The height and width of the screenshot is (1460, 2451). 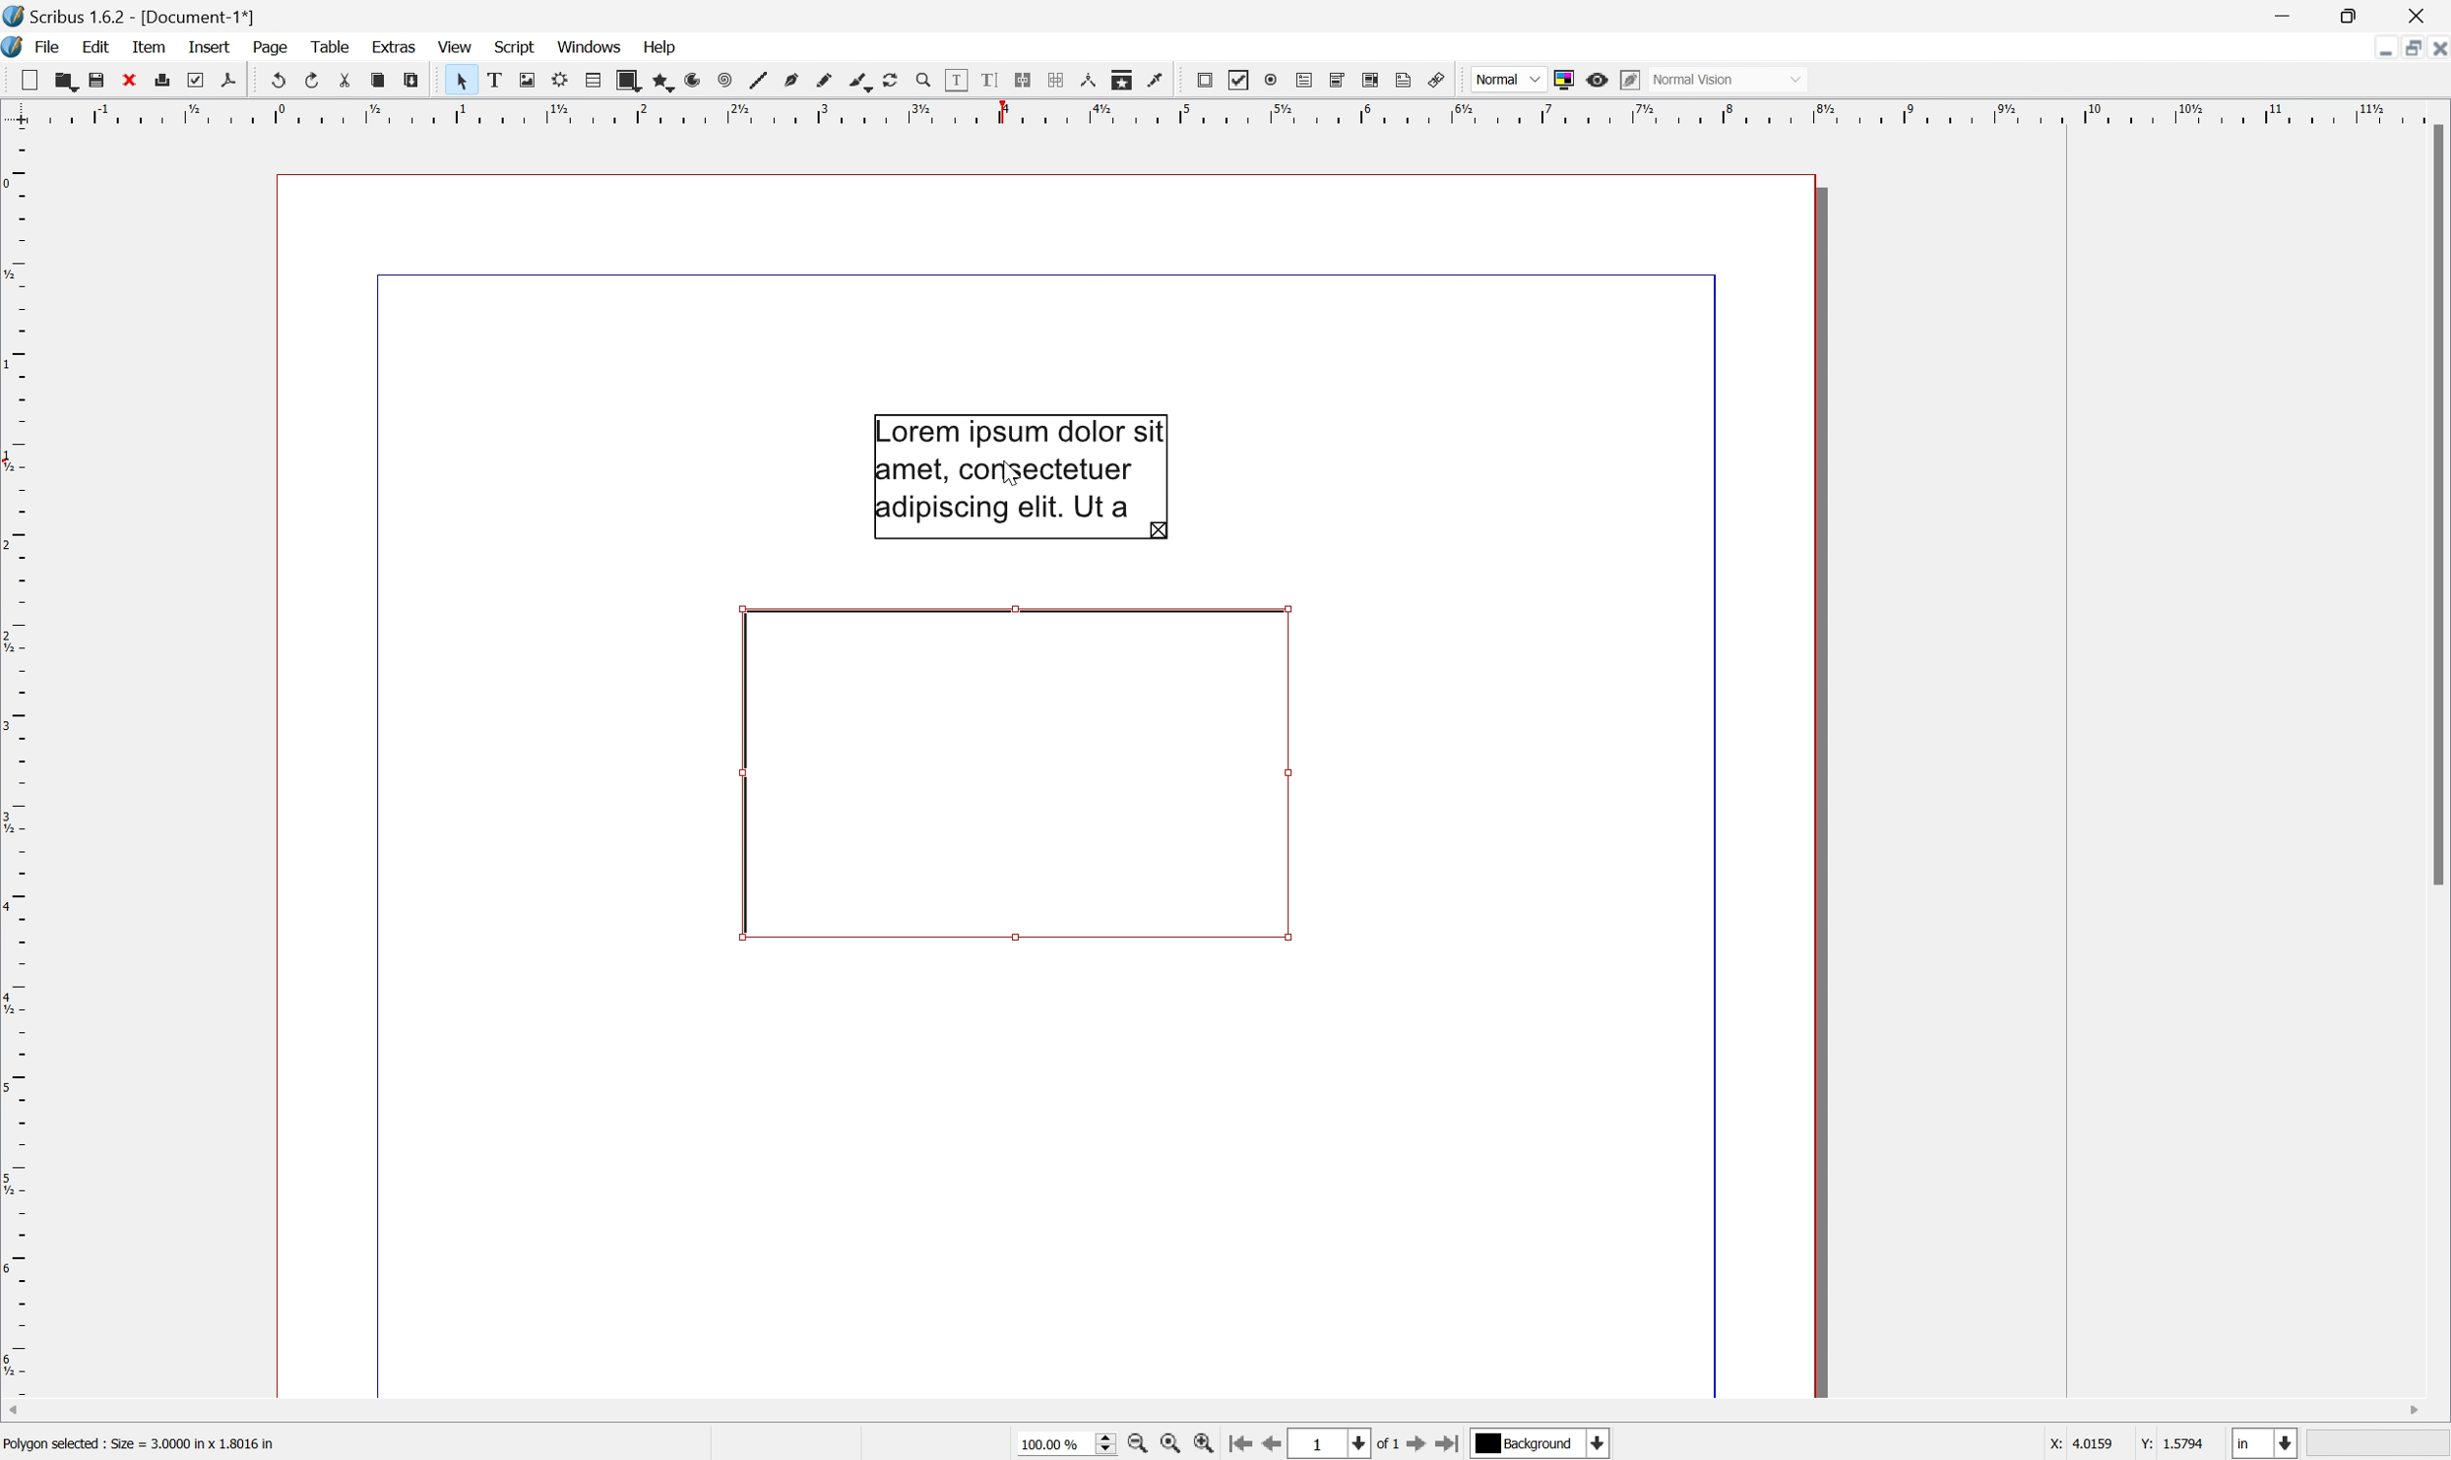 What do you see at coordinates (823, 83) in the screenshot?
I see `Freehand line` at bounding box center [823, 83].